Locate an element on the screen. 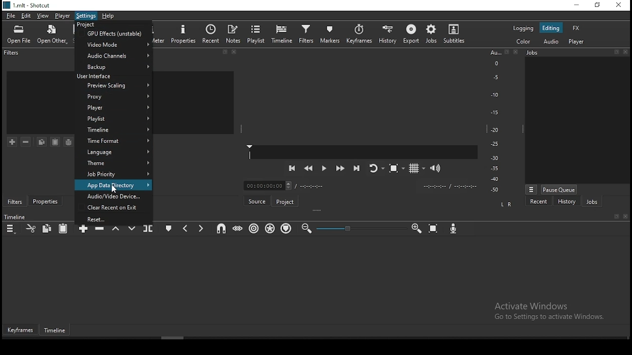 The image size is (632, 355). Left and Right is located at coordinates (508, 204).